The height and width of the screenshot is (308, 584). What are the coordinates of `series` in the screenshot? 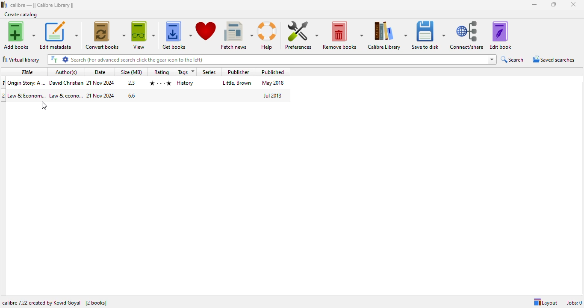 It's located at (209, 71).